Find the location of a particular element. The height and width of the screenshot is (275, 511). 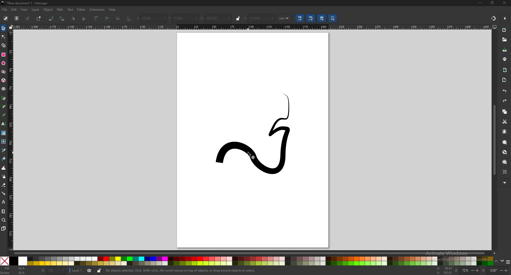

minimize is located at coordinates (480, 3).